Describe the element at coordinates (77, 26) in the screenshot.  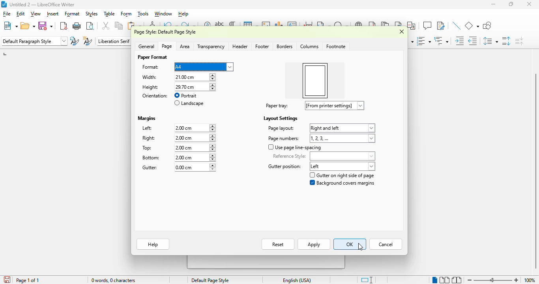
I see `print` at that location.